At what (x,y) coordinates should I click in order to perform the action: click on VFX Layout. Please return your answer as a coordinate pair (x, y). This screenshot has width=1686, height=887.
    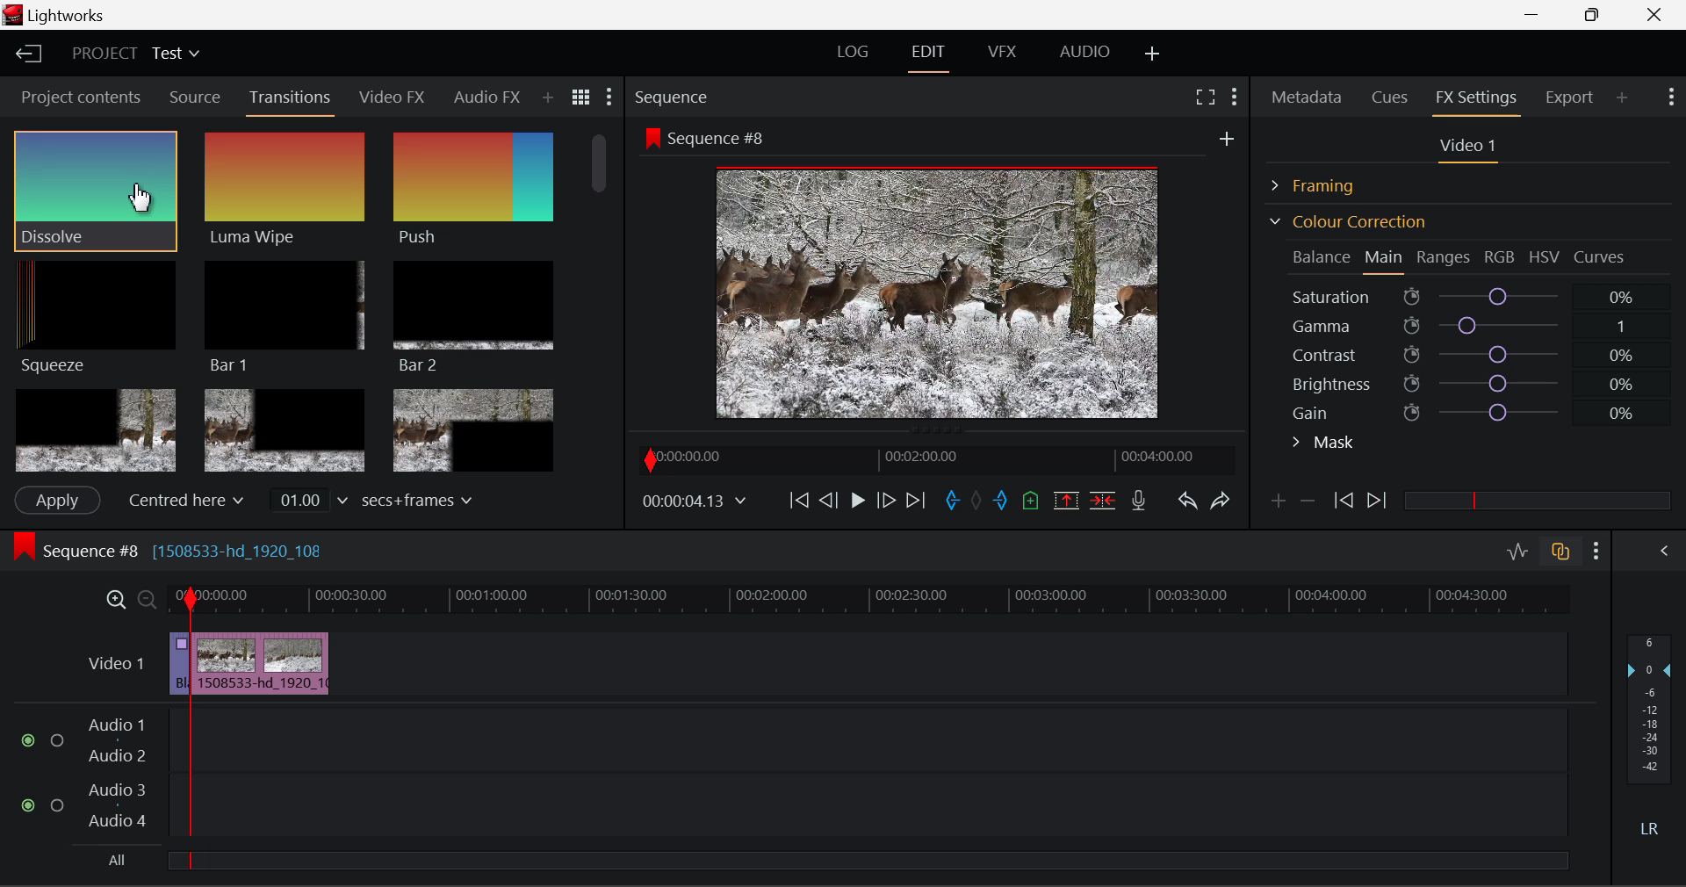
    Looking at the image, I should click on (1005, 54).